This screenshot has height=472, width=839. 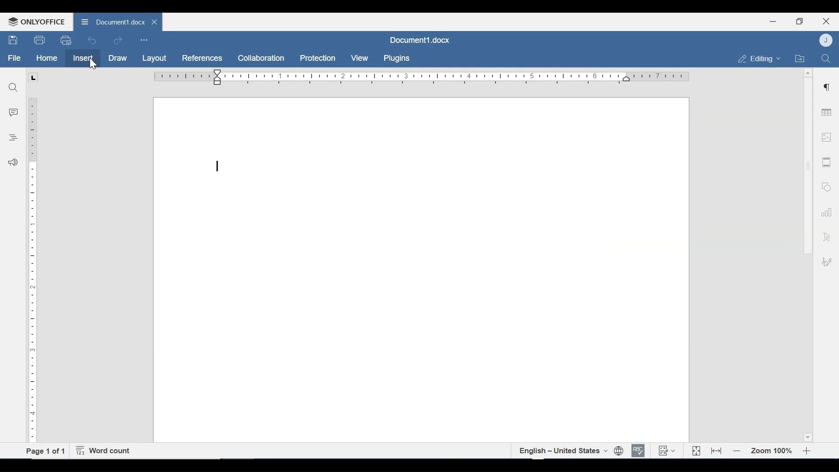 What do you see at coordinates (827, 113) in the screenshot?
I see `Table Settings` at bounding box center [827, 113].